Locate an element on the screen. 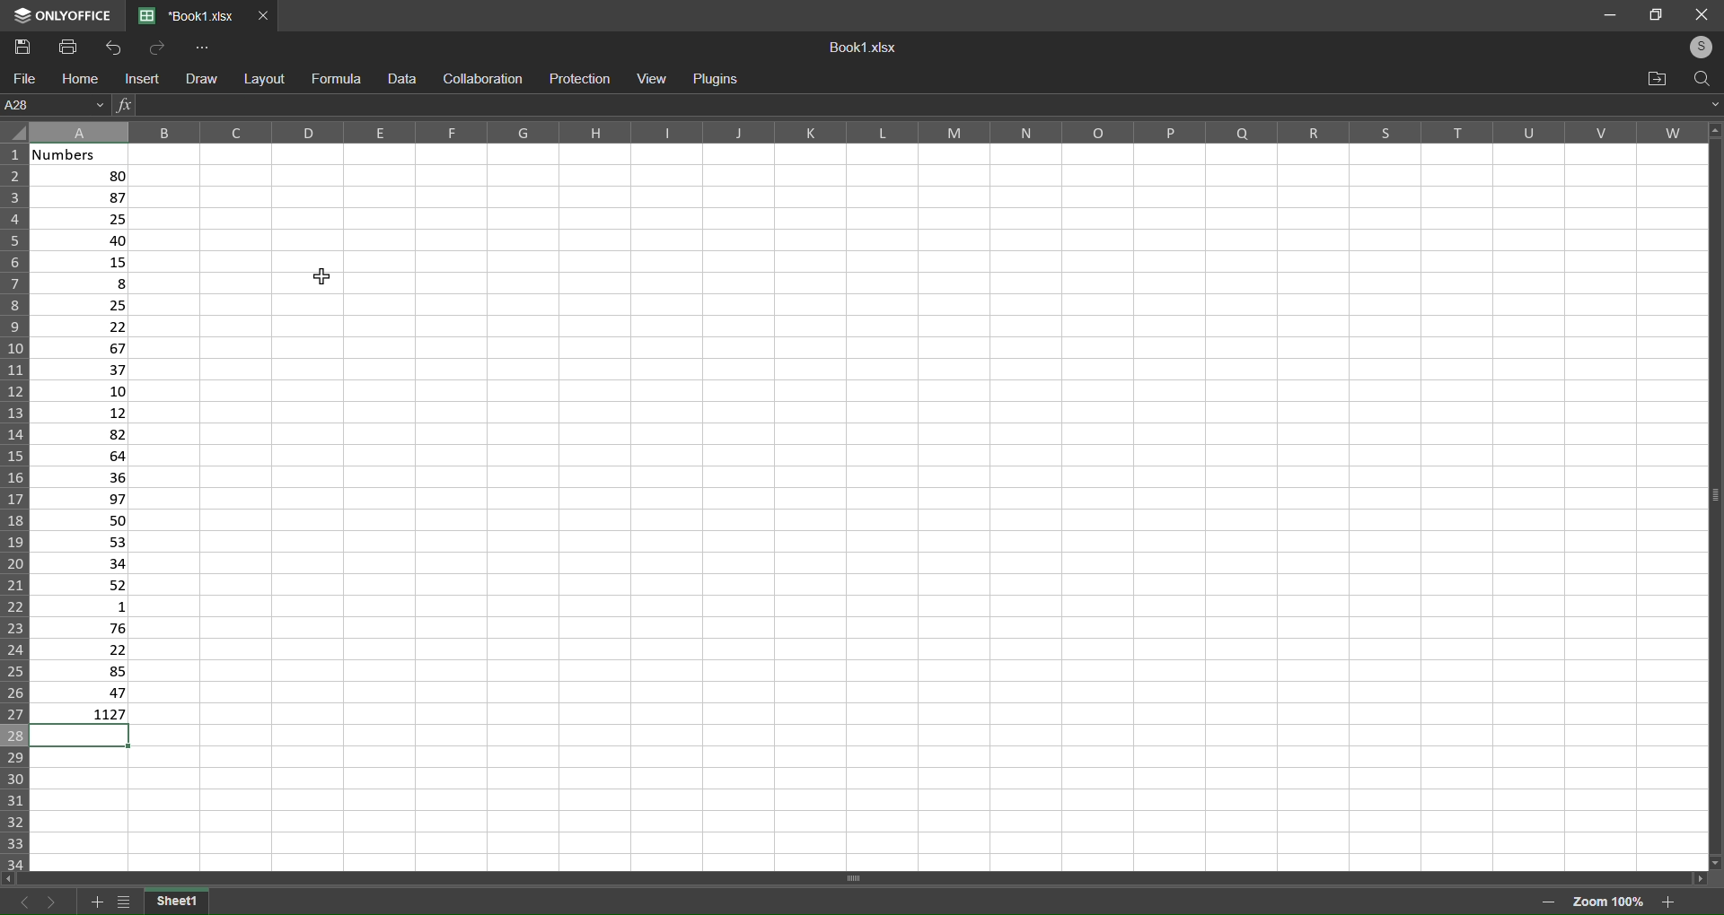  current sheet is located at coordinates (181, 902).